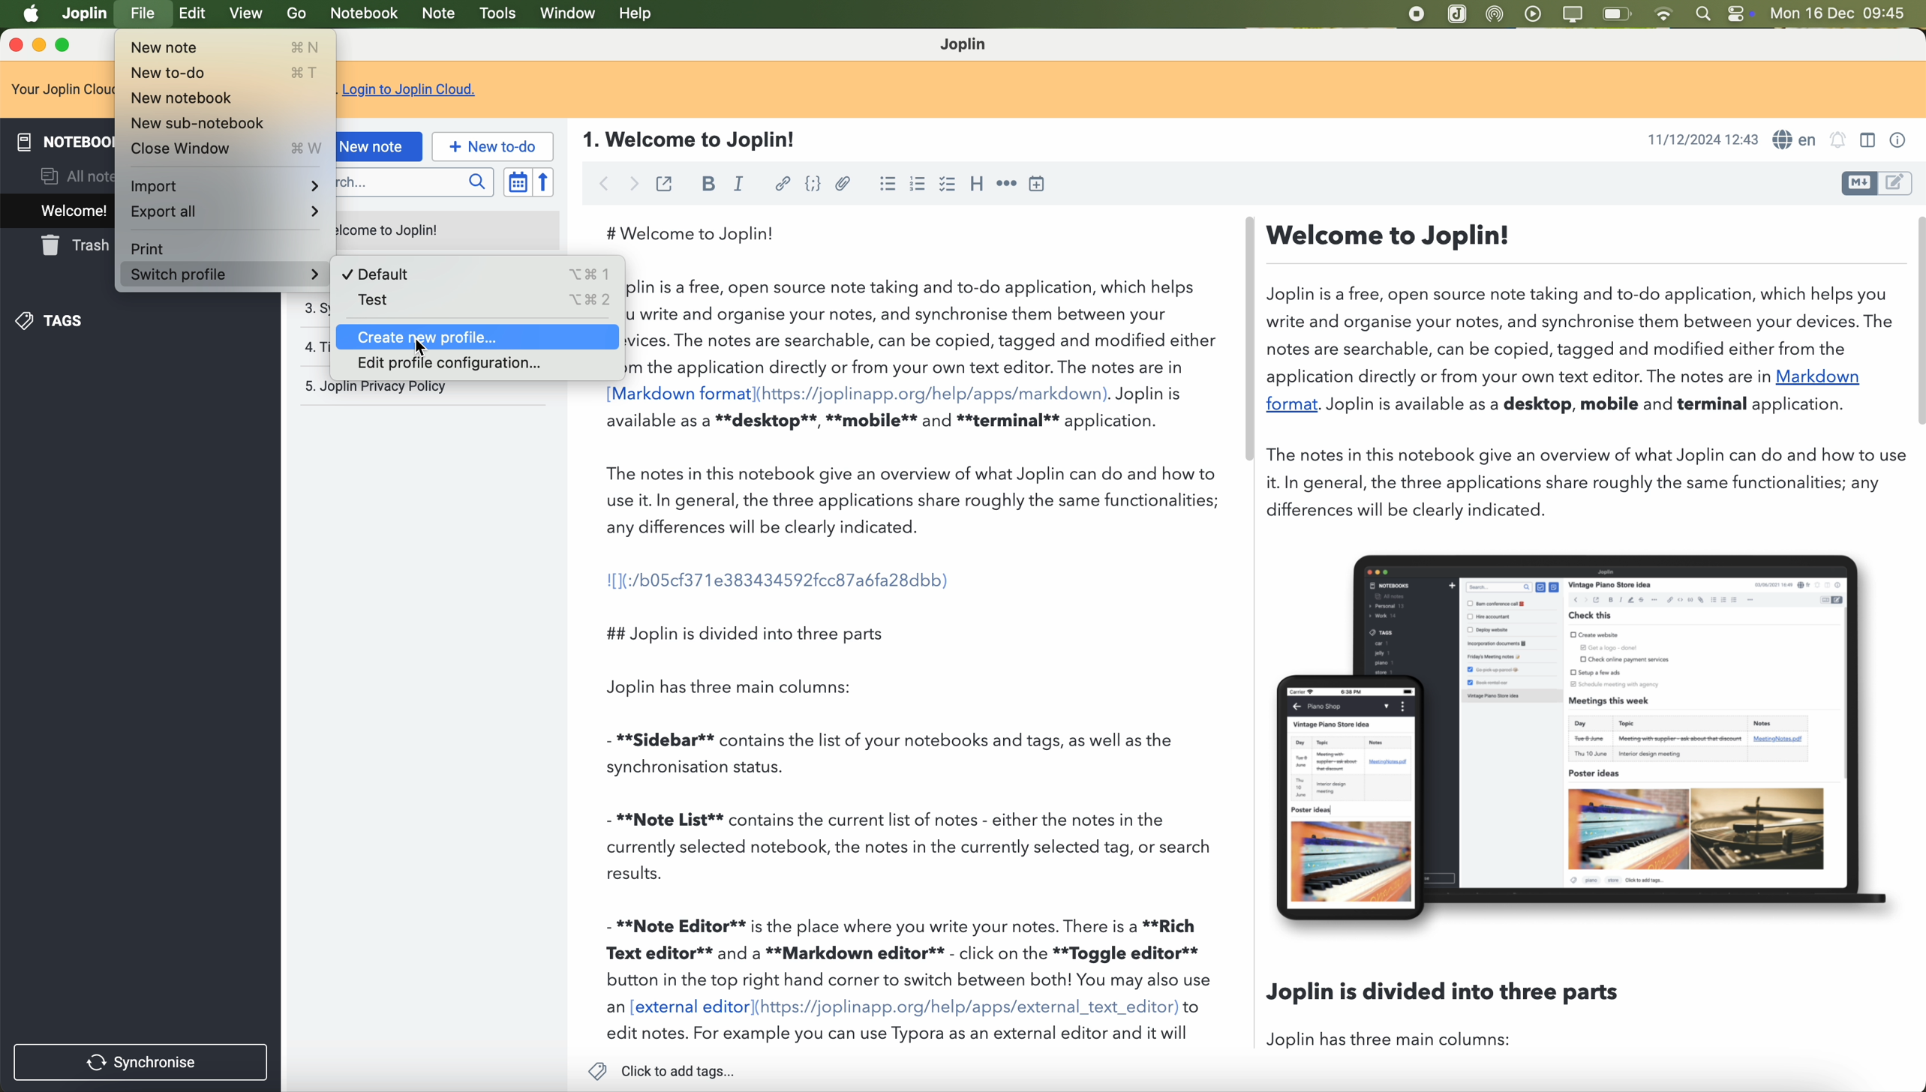  Describe the element at coordinates (1618, 13) in the screenshot. I see `battery` at that location.